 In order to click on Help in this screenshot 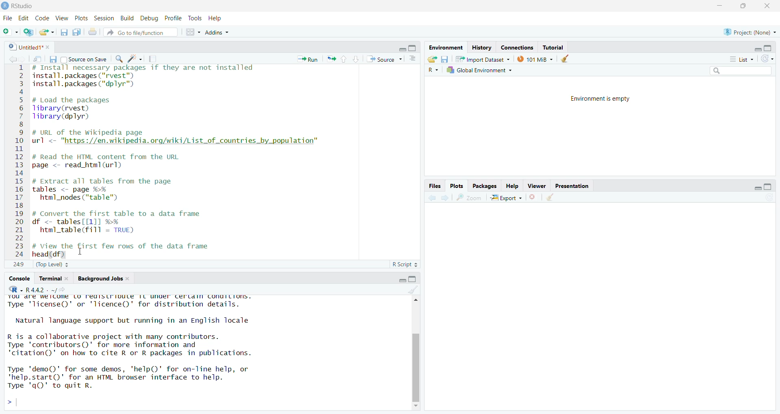, I will do `click(216, 19)`.